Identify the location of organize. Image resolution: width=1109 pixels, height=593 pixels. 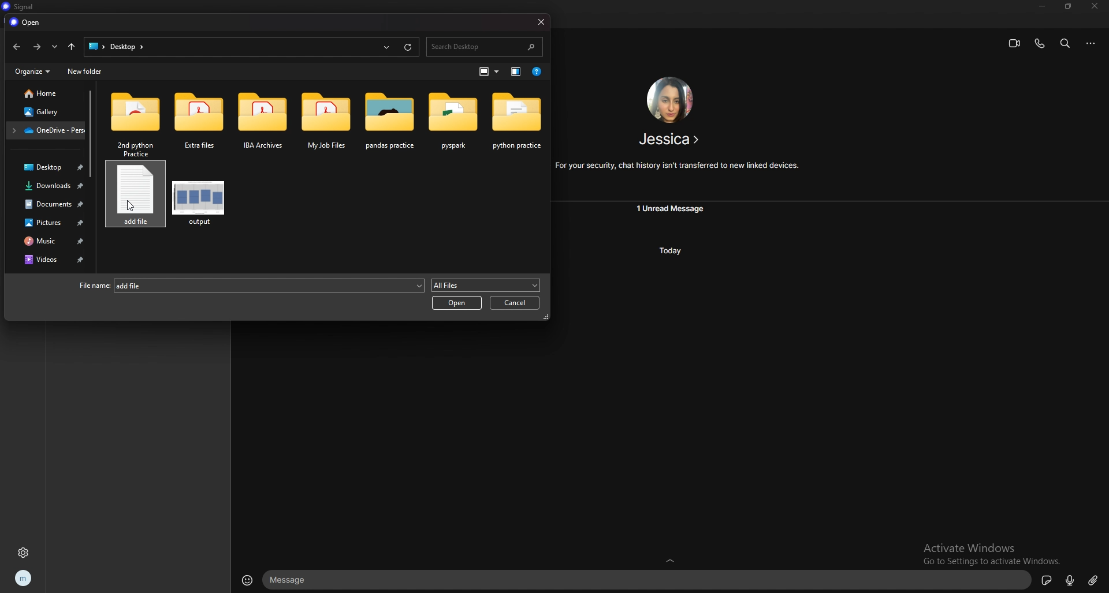
(32, 70).